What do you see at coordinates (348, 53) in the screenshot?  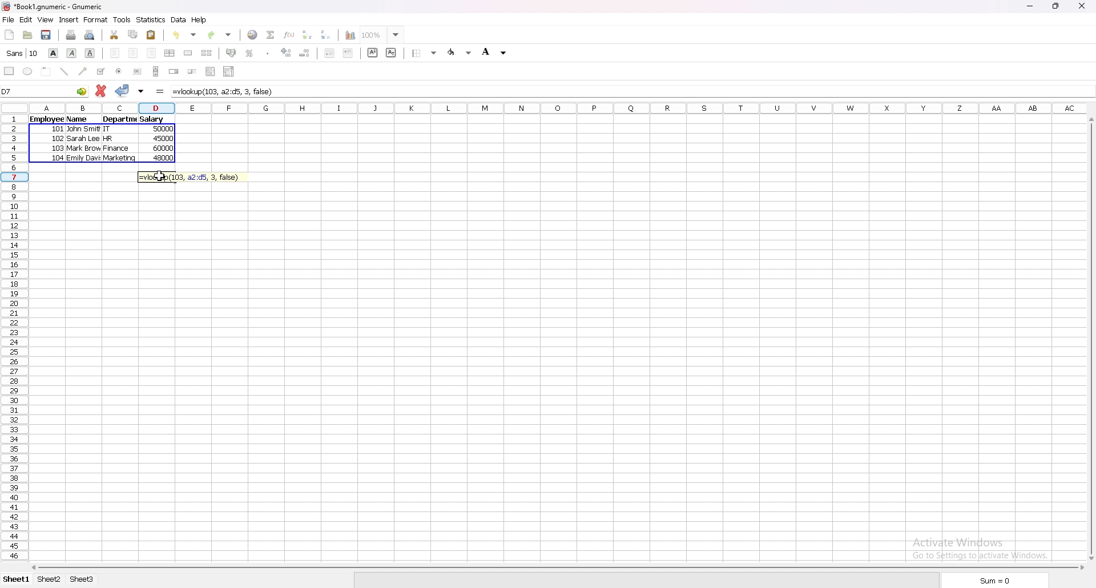 I see `increase indent` at bounding box center [348, 53].